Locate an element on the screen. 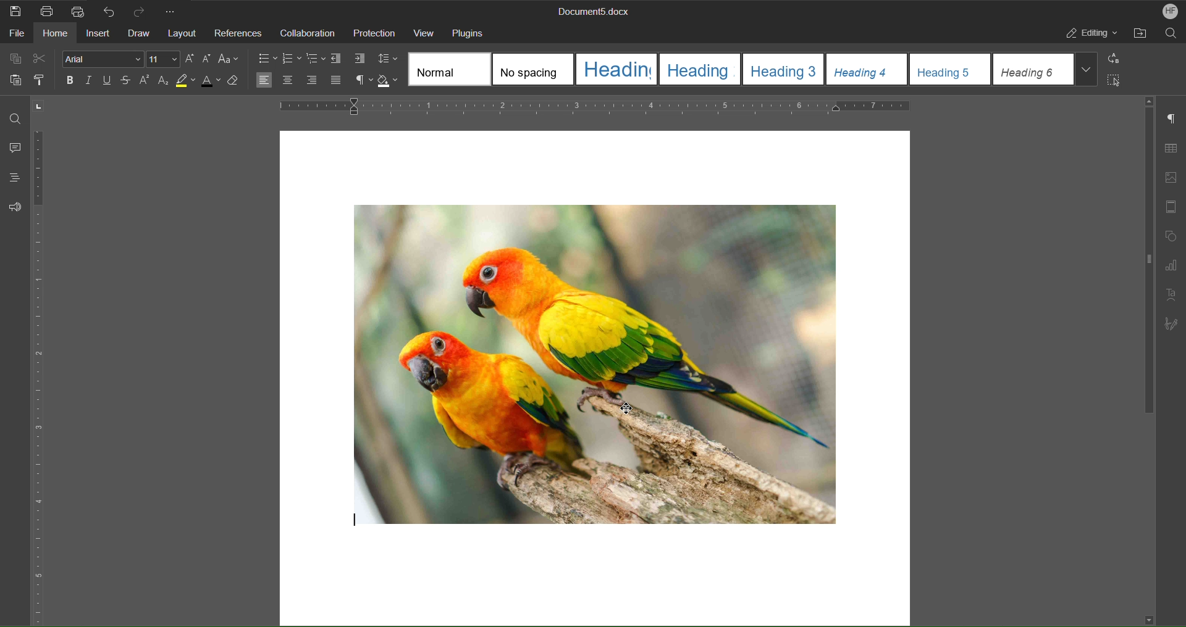  Alignment is located at coordinates (298, 81).